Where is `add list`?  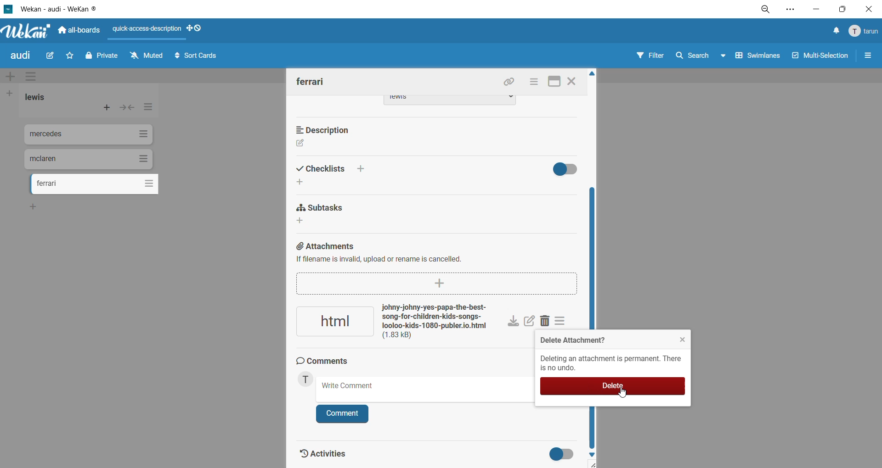 add list is located at coordinates (12, 93).